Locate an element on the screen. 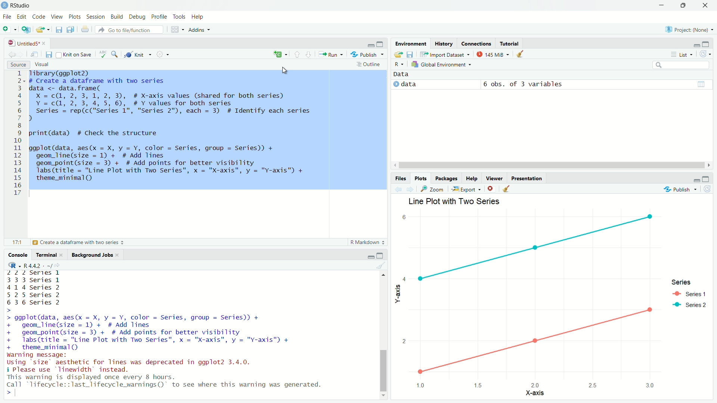 This screenshot has height=403, width=717. Plots is located at coordinates (77, 18).